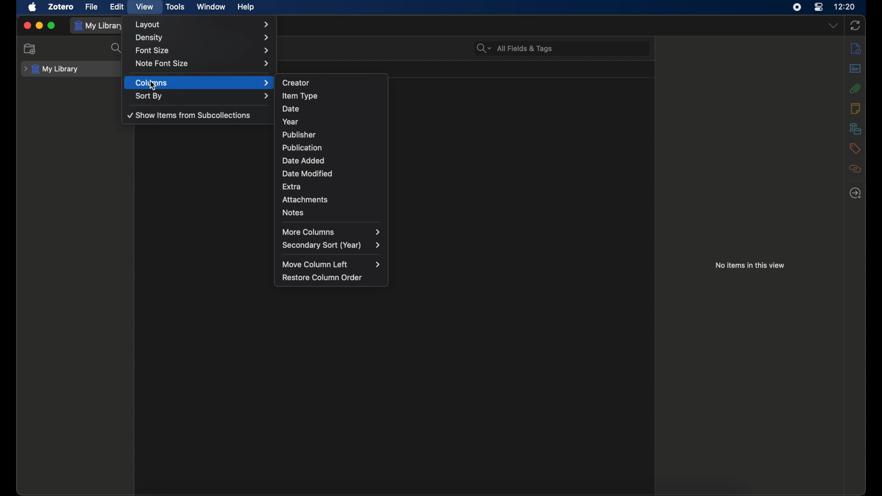  What do you see at coordinates (203, 38) in the screenshot?
I see `density` at bounding box center [203, 38].